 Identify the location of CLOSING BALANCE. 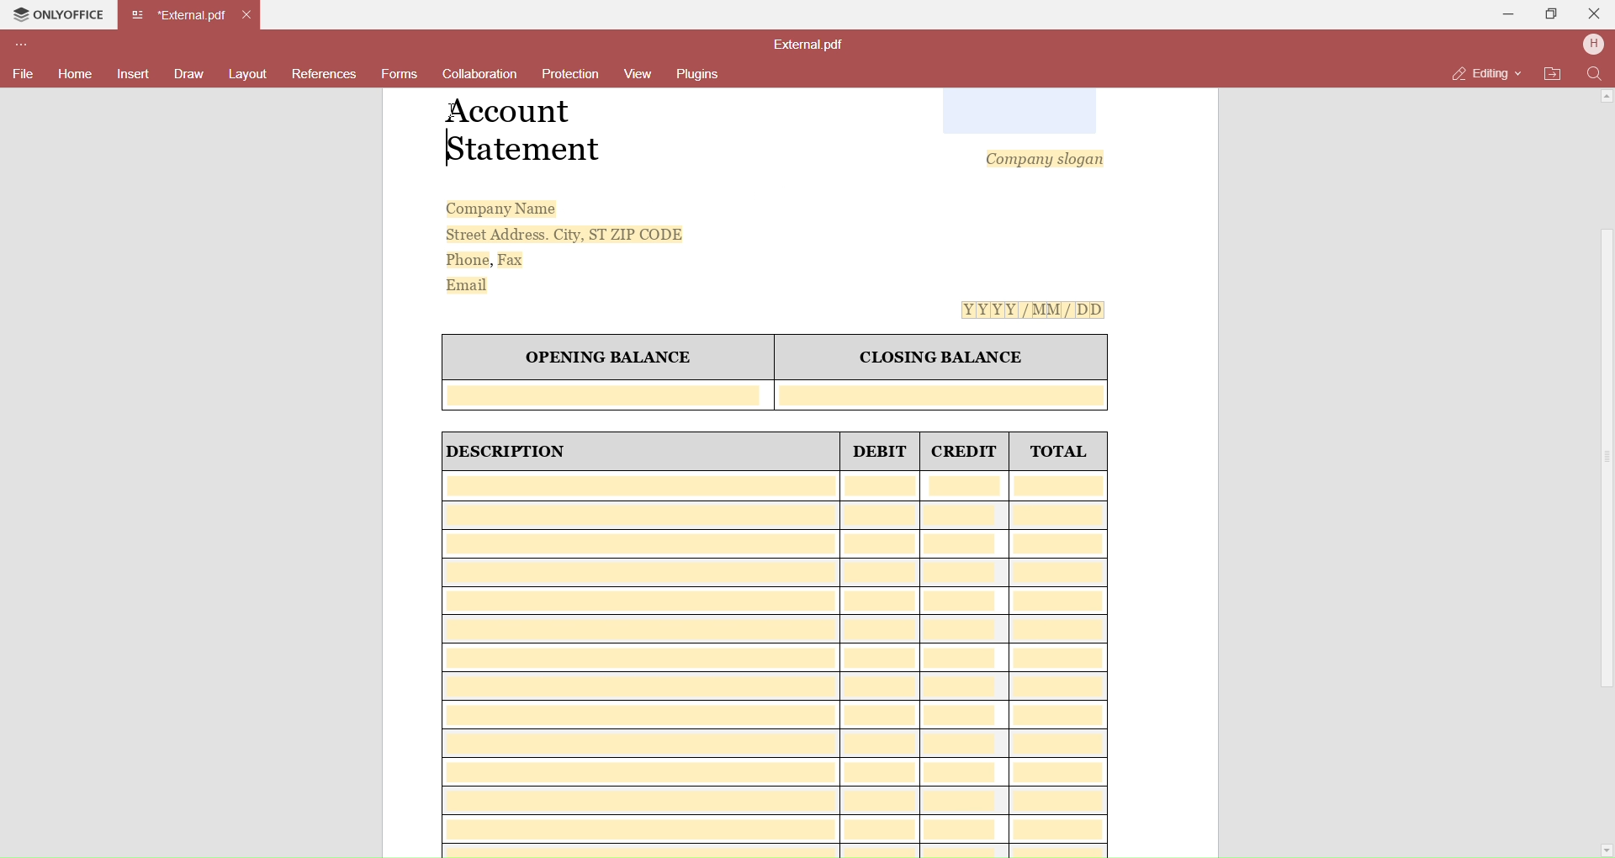
(942, 359).